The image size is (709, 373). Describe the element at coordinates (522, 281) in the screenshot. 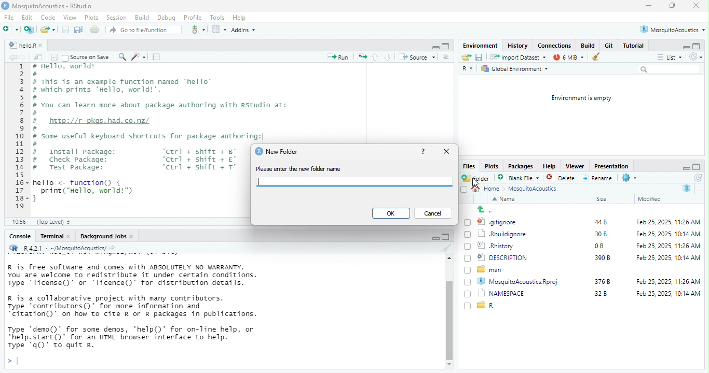

I see ` MosquitoAcoustics.Rproj` at that location.